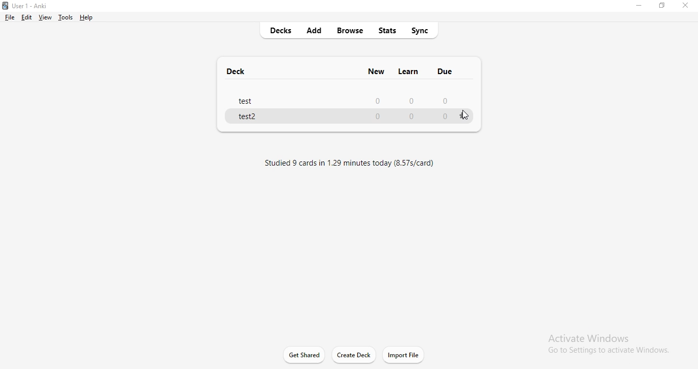 This screenshot has width=698, height=369. I want to click on 0, so click(446, 117).